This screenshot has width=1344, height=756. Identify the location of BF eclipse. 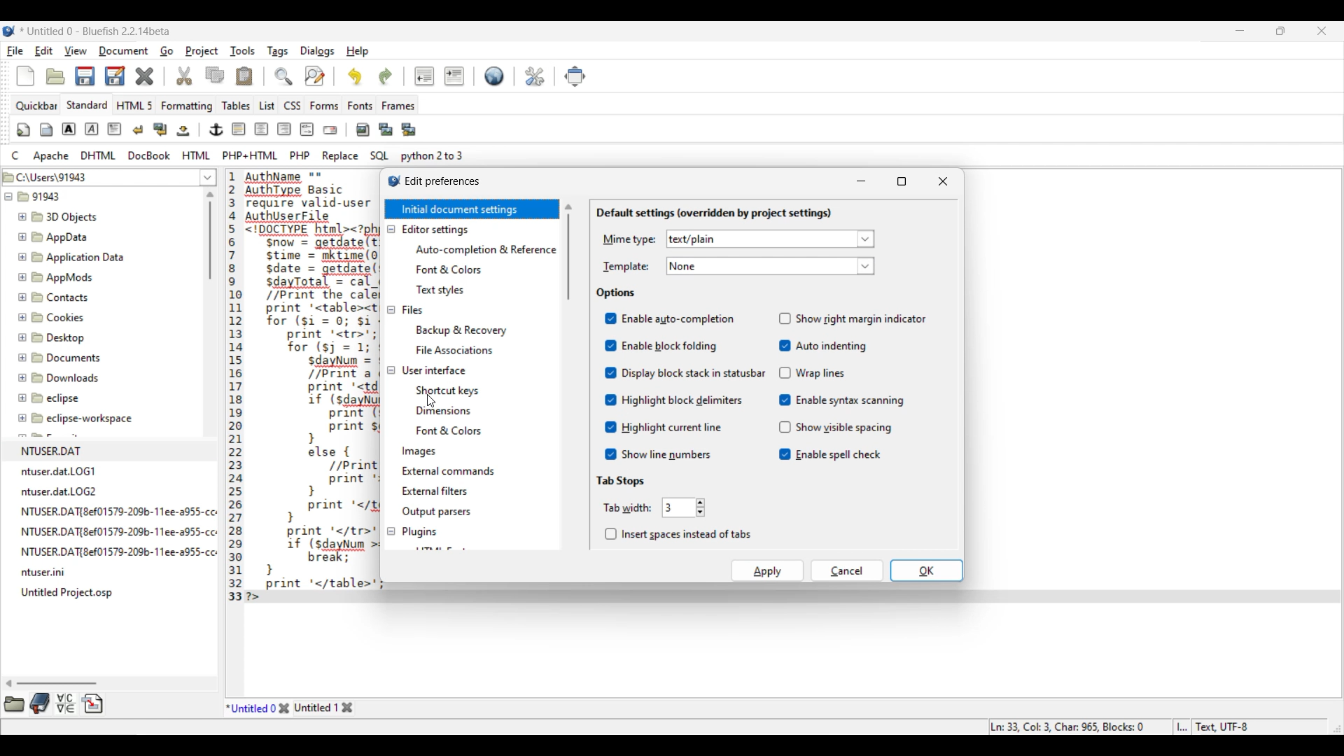
(66, 398).